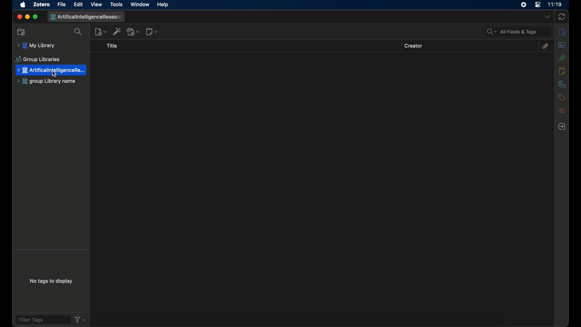 The image size is (581, 327). I want to click on zotero, so click(41, 4).